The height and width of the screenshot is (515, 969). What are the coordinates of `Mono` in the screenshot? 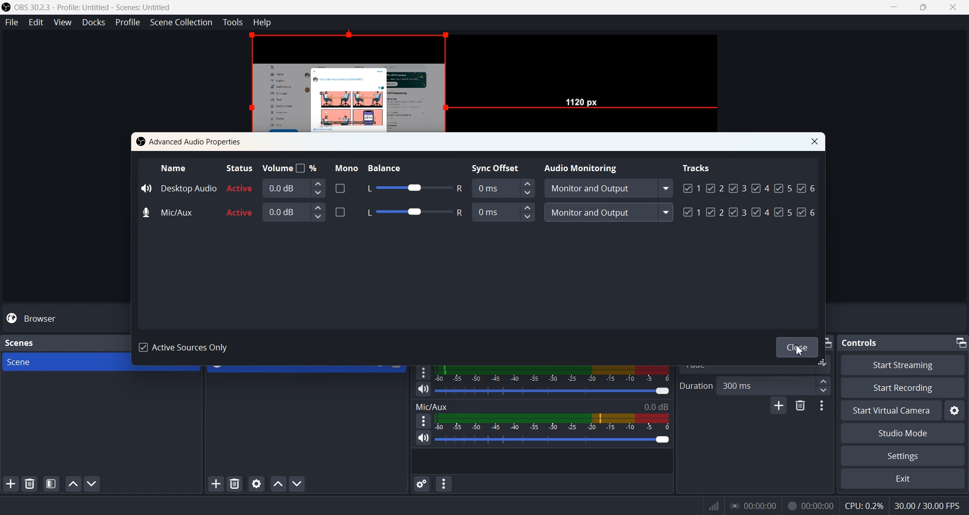 It's located at (344, 167).